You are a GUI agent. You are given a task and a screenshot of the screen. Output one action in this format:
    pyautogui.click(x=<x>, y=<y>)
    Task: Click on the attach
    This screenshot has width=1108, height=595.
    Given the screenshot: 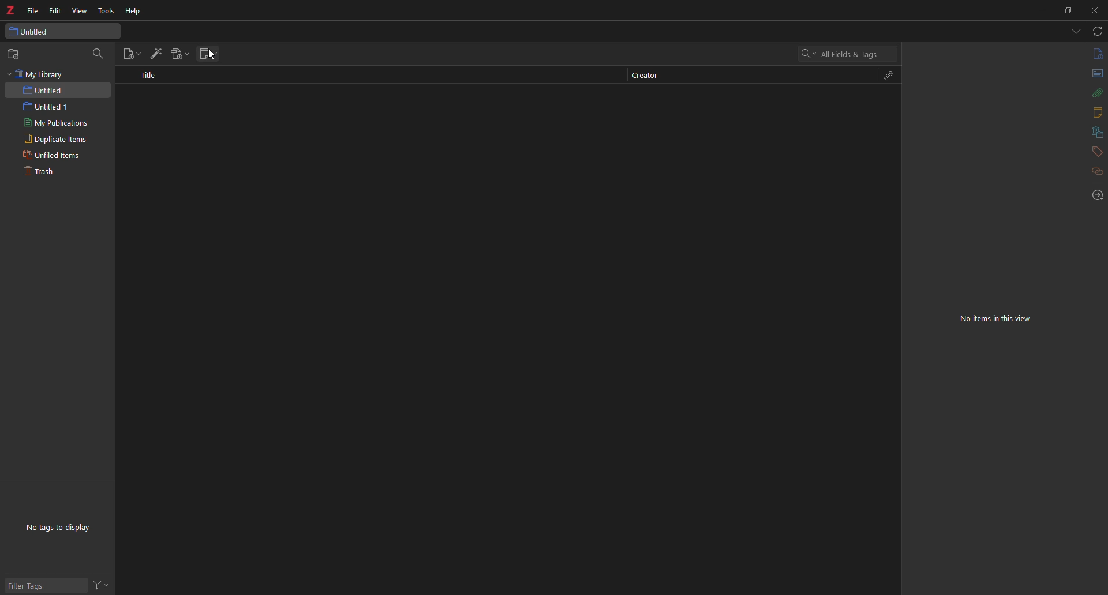 What is the action you would take?
    pyautogui.click(x=889, y=75)
    